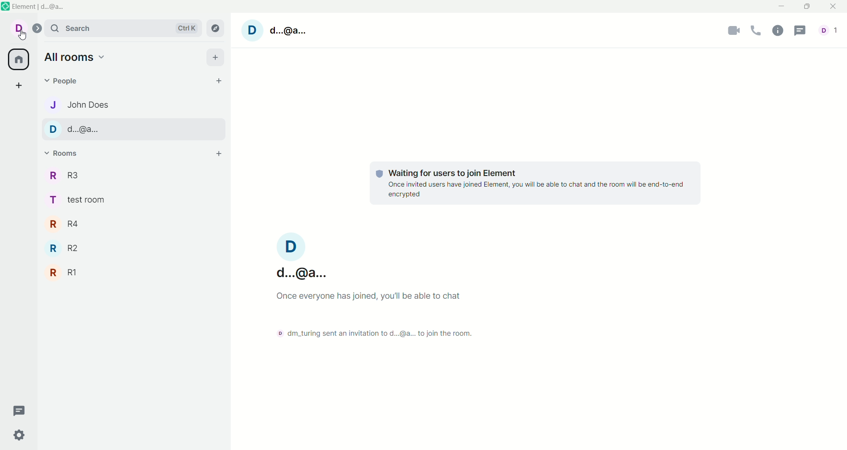 Image resolution: width=847 pixels, height=450 pixels. Describe the element at coordinates (780, 30) in the screenshot. I see `room info` at that location.